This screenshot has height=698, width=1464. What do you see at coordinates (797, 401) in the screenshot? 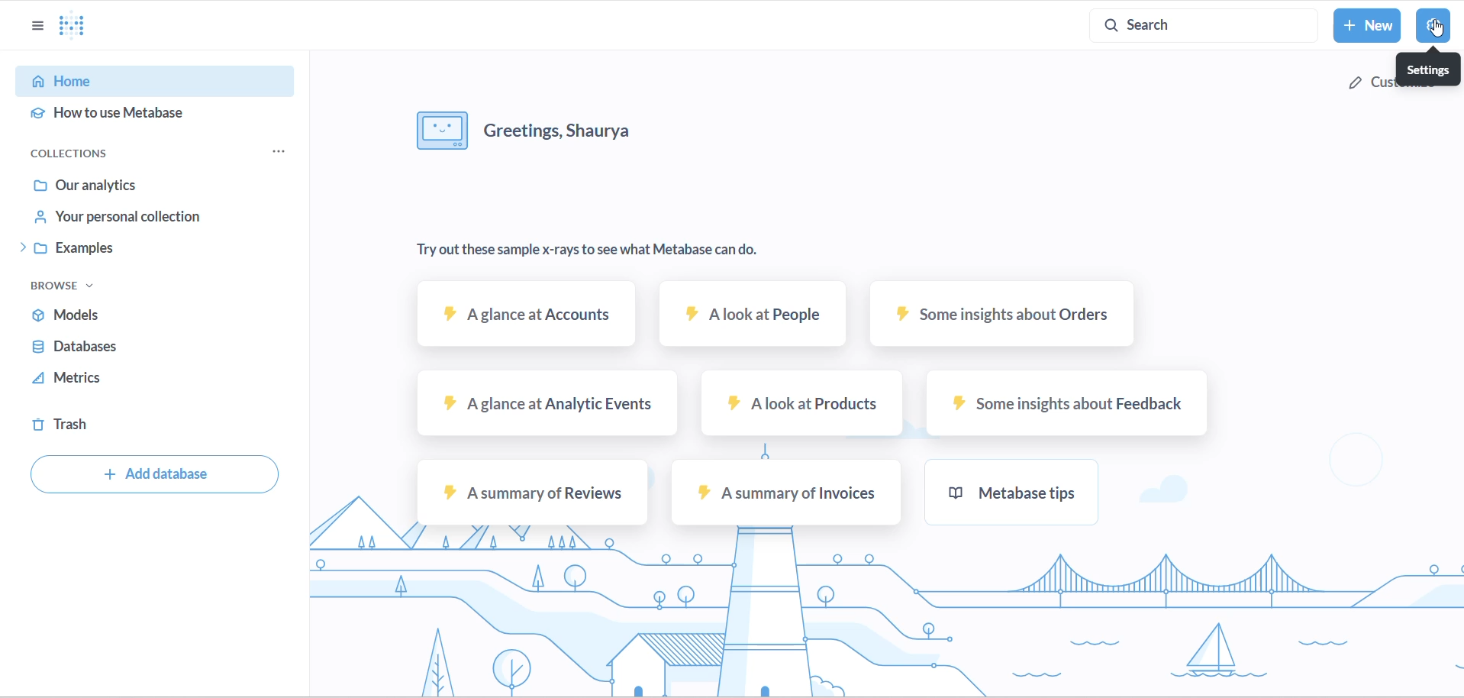
I see `A look at products sample` at bounding box center [797, 401].